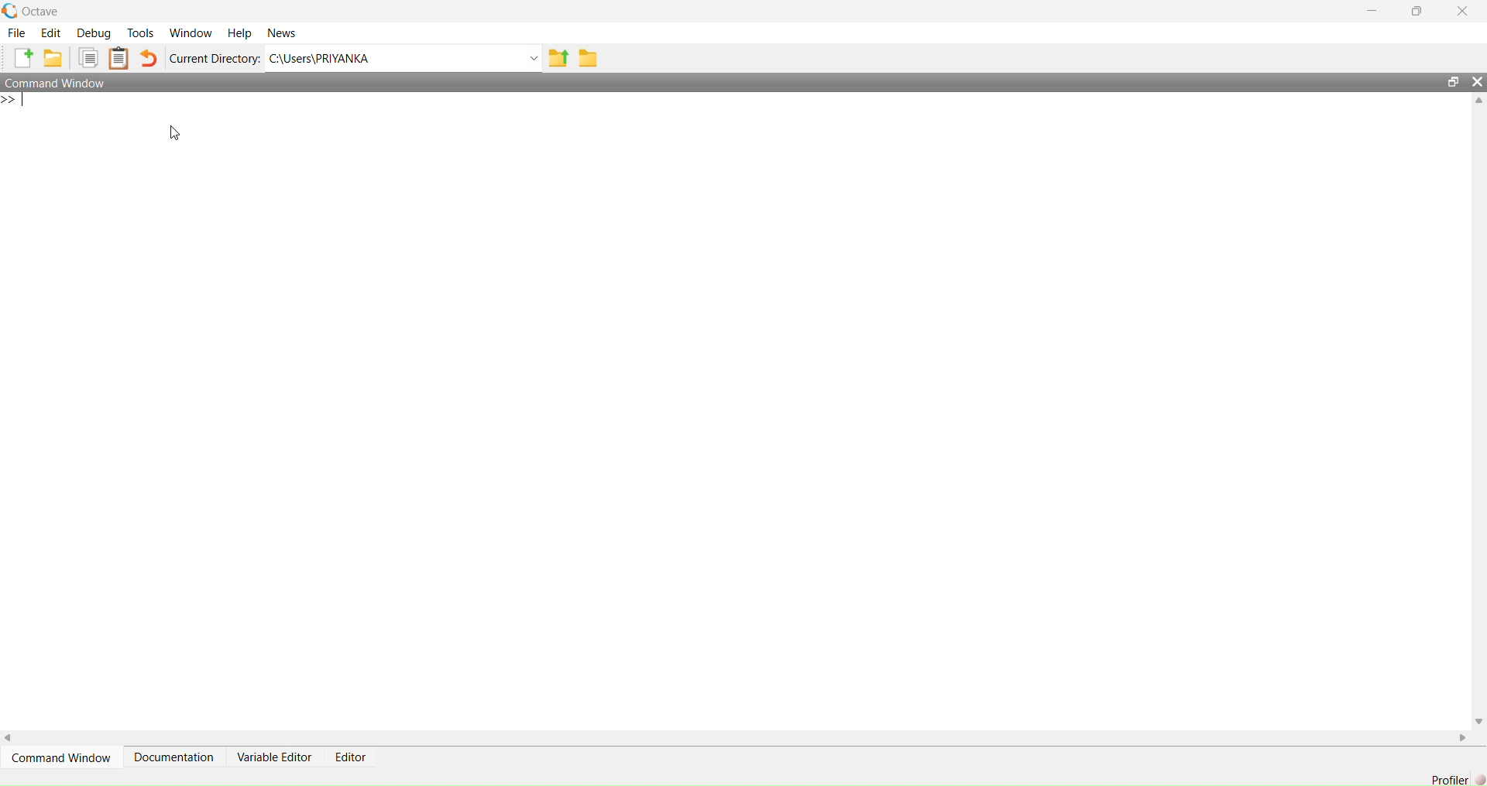 The image size is (1487, 786). Describe the element at coordinates (90, 60) in the screenshot. I see `copy` at that location.